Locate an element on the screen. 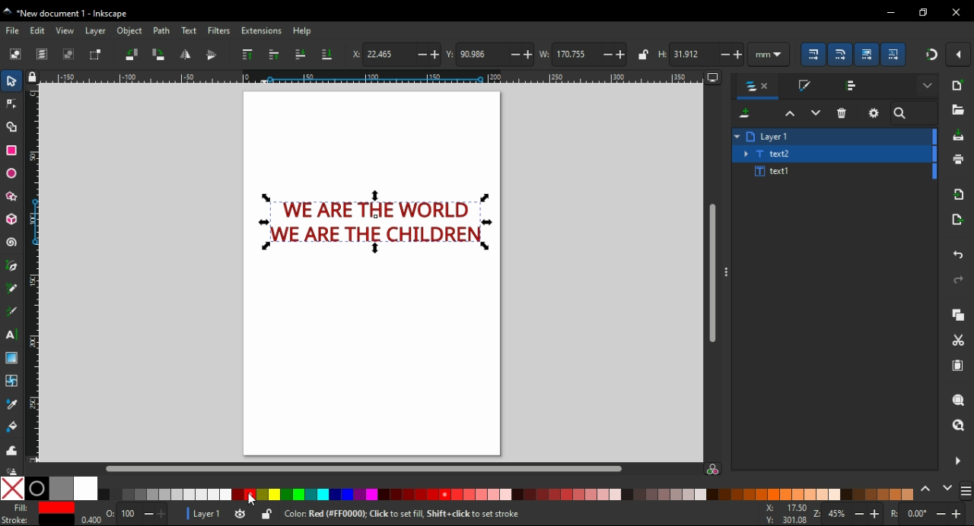  mesh tool is located at coordinates (14, 379).